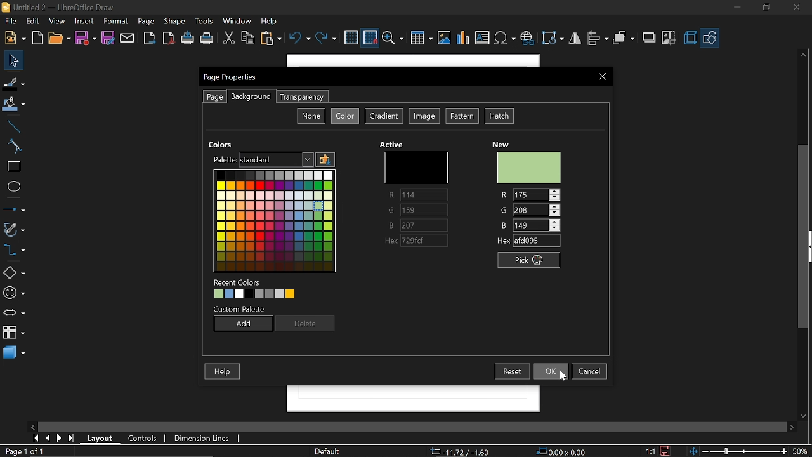  What do you see at coordinates (736, 9) in the screenshot?
I see `Miniimize` at bounding box center [736, 9].